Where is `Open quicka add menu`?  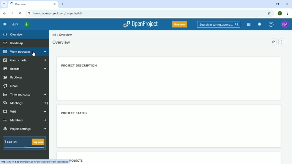 Open quicka add menu is located at coordinates (43, 25).